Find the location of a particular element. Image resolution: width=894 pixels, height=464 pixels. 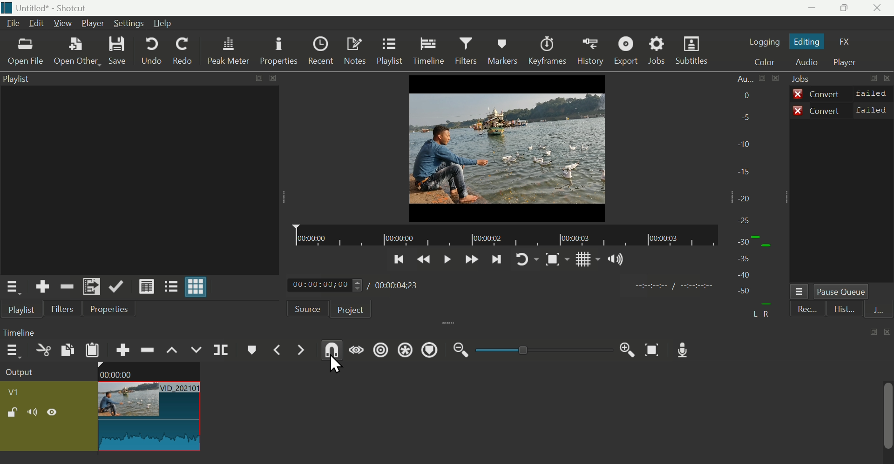

Clip is located at coordinates (101, 409).